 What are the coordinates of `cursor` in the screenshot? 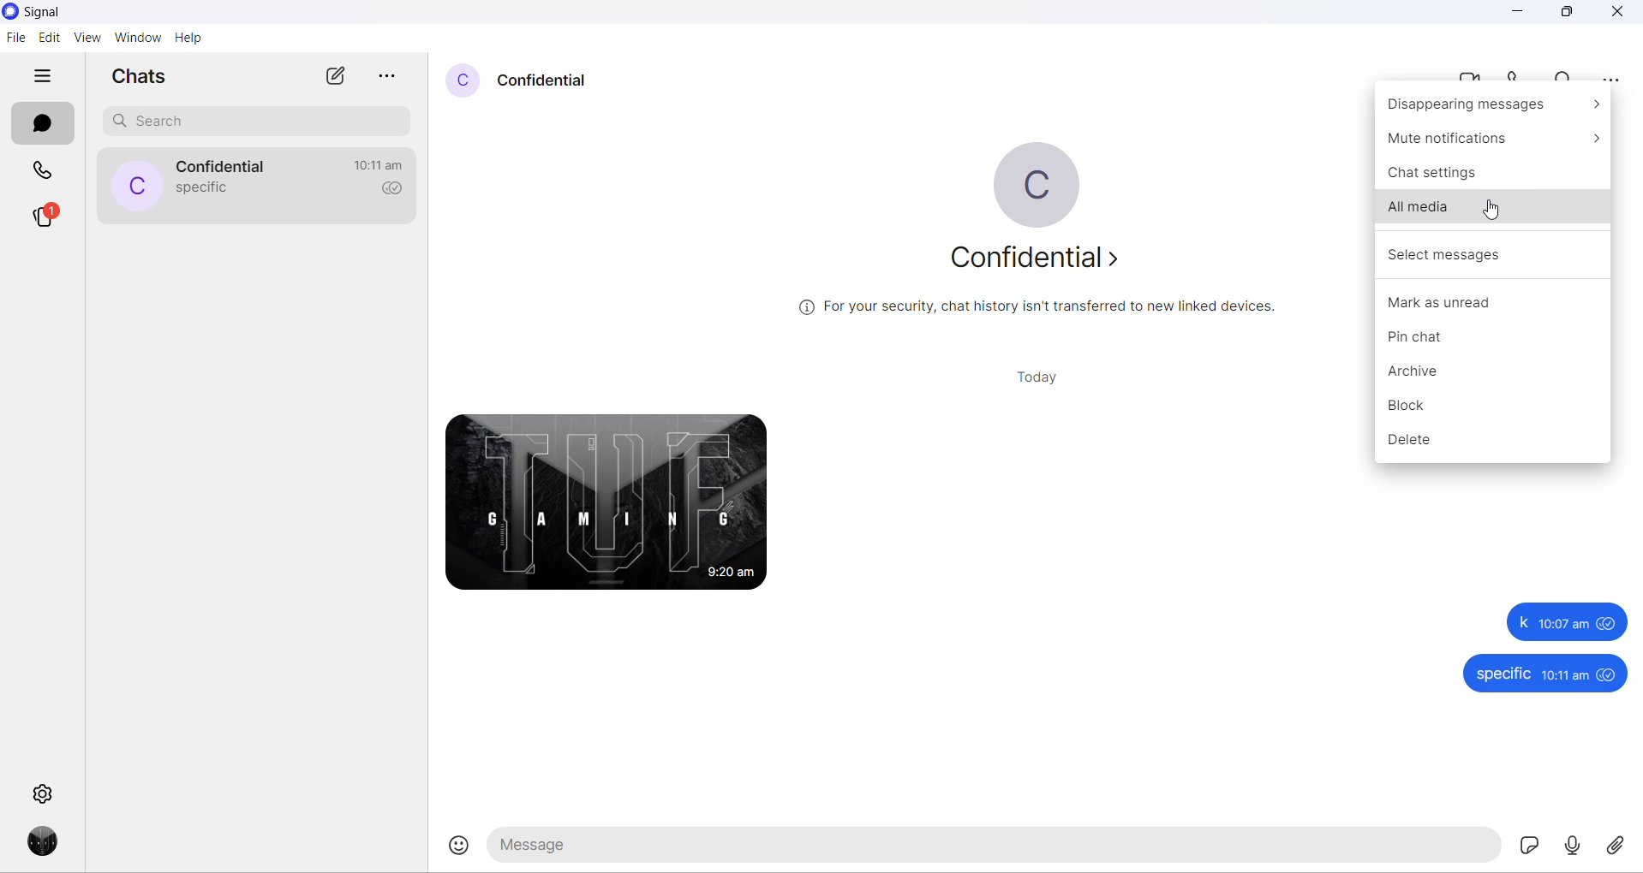 It's located at (1494, 210).